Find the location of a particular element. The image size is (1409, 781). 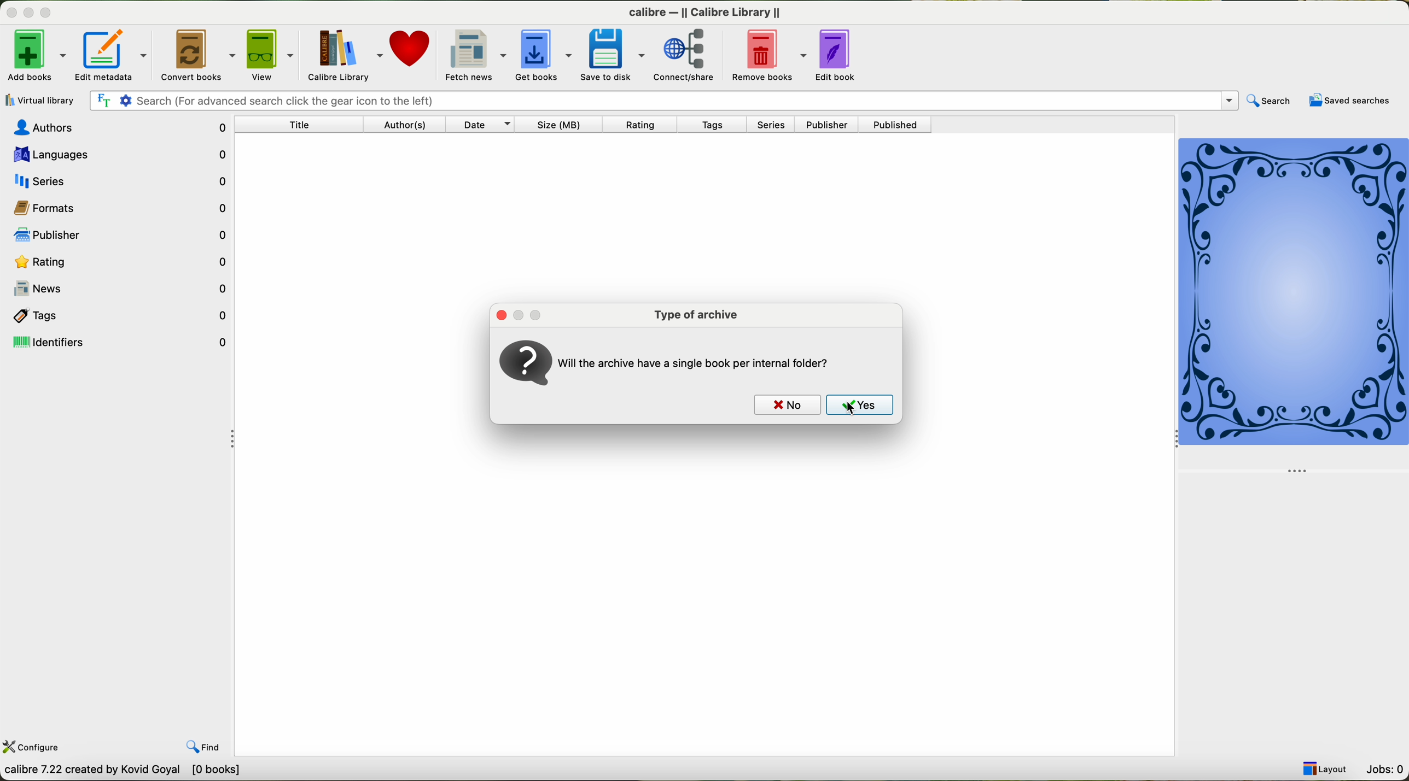

get books is located at coordinates (543, 54).